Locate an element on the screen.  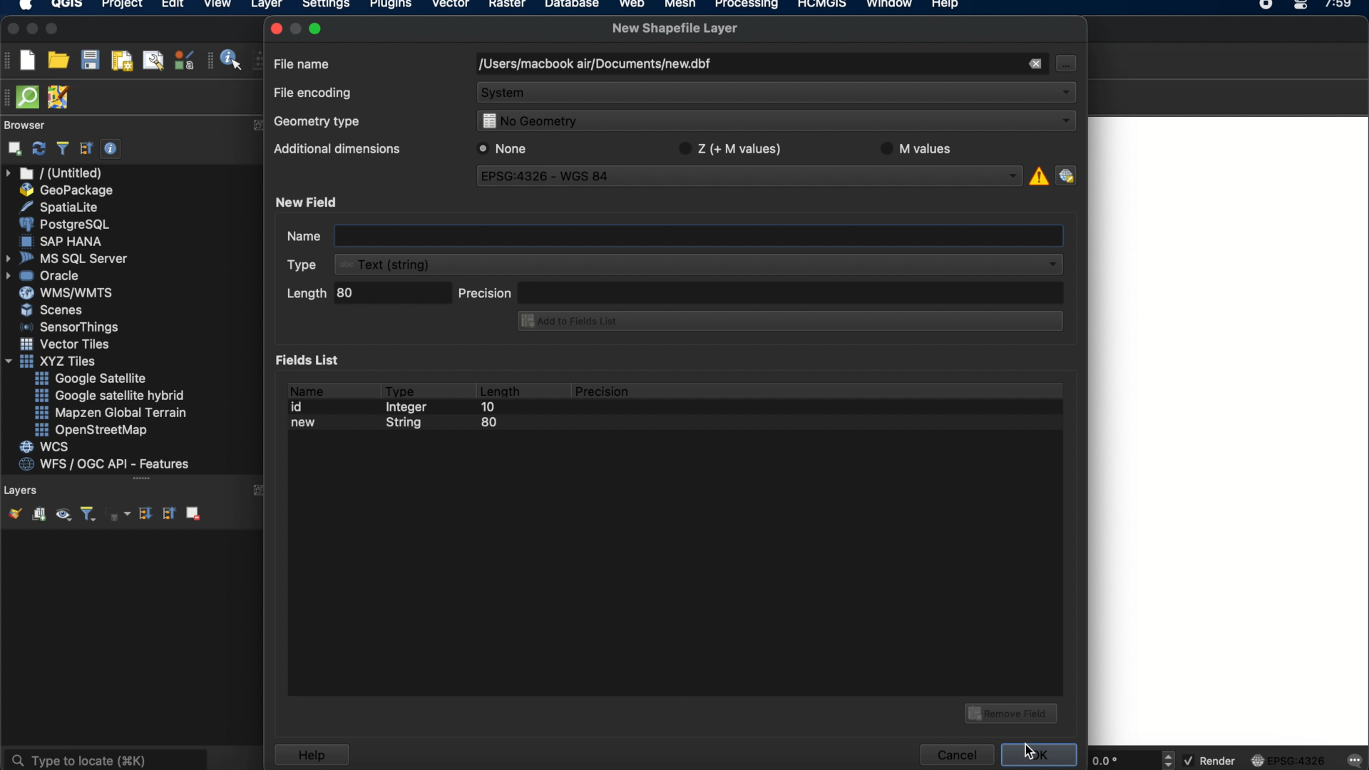
recorder icon is located at coordinates (1268, 6).